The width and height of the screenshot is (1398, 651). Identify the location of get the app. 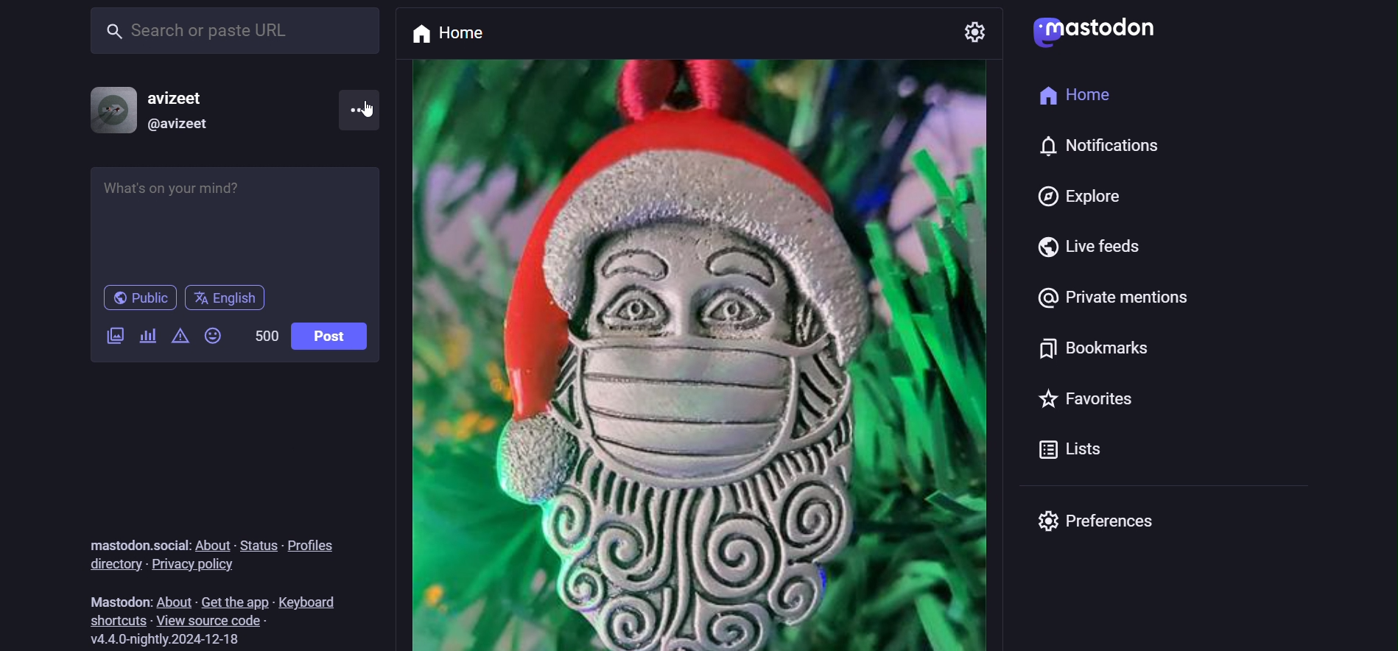
(233, 599).